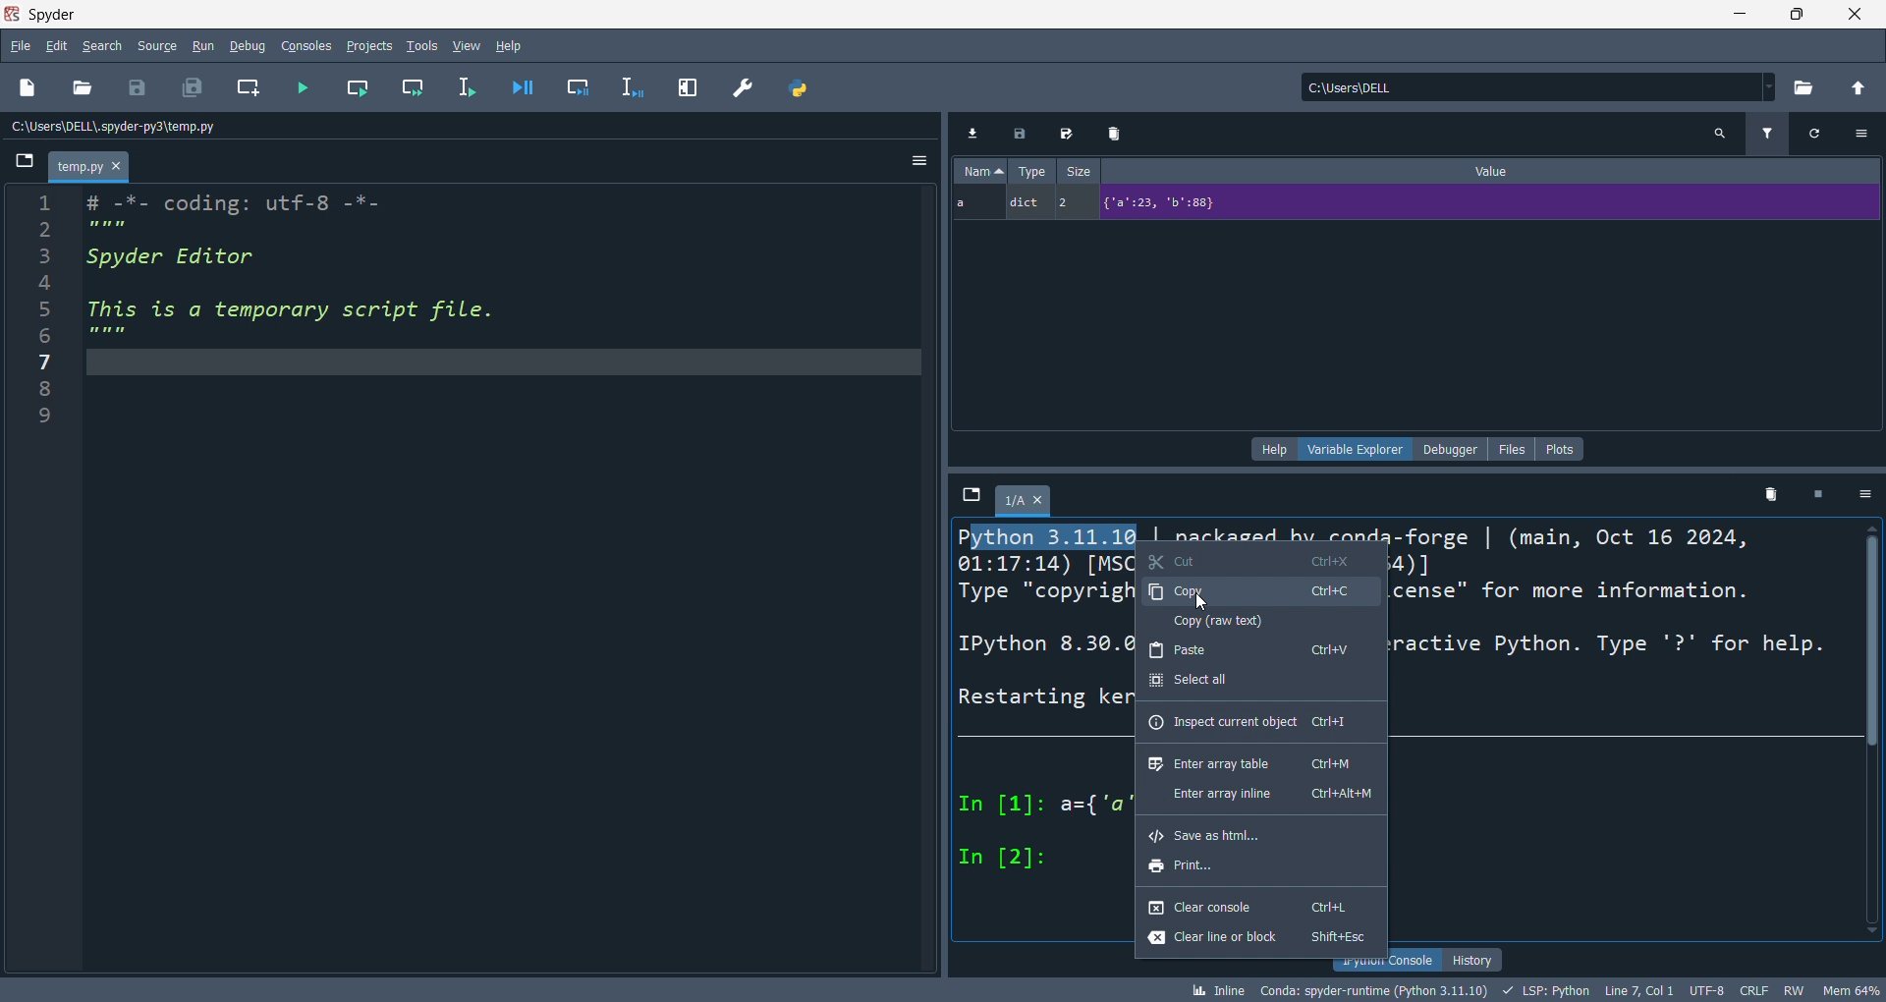 The image size is (1886, 1002). I want to click on open parent directory, so click(1861, 89).